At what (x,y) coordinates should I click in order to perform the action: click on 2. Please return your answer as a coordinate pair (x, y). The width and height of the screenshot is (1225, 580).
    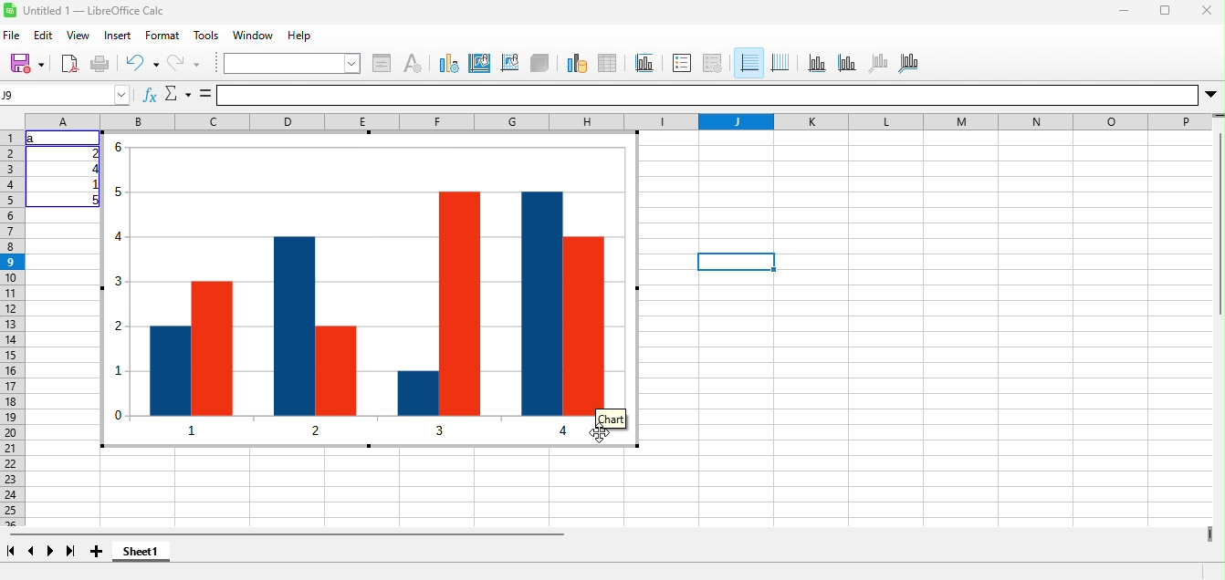
    Looking at the image, I should click on (94, 153).